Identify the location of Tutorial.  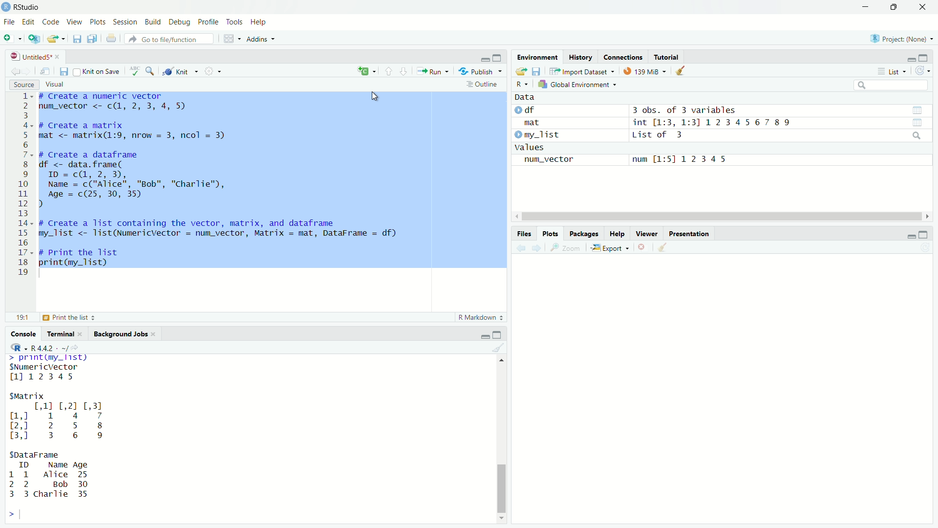
(671, 56).